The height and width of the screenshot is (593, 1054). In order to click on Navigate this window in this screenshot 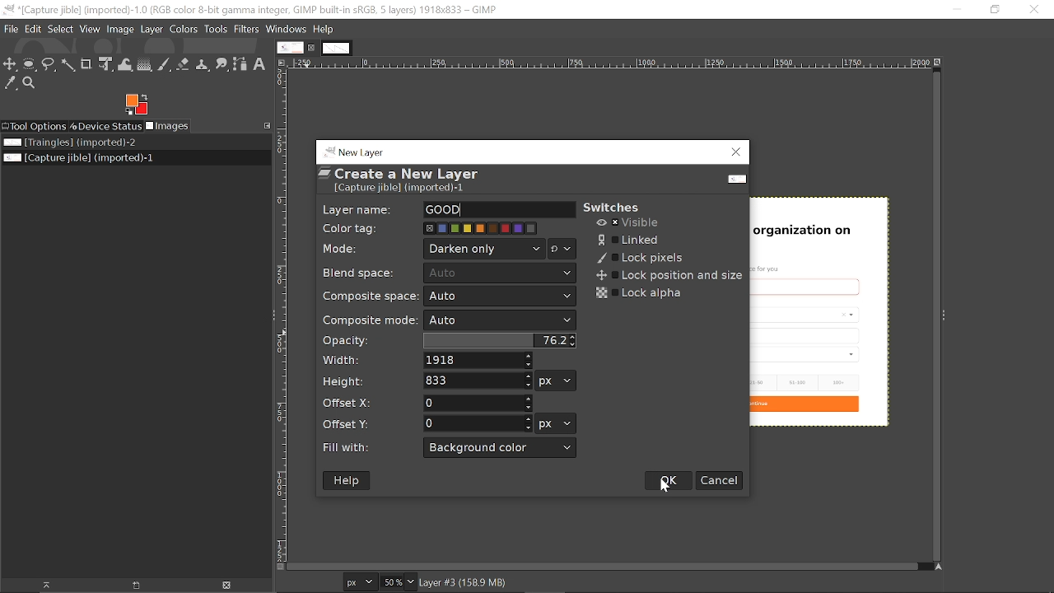, I will do `click(936, 567)`.